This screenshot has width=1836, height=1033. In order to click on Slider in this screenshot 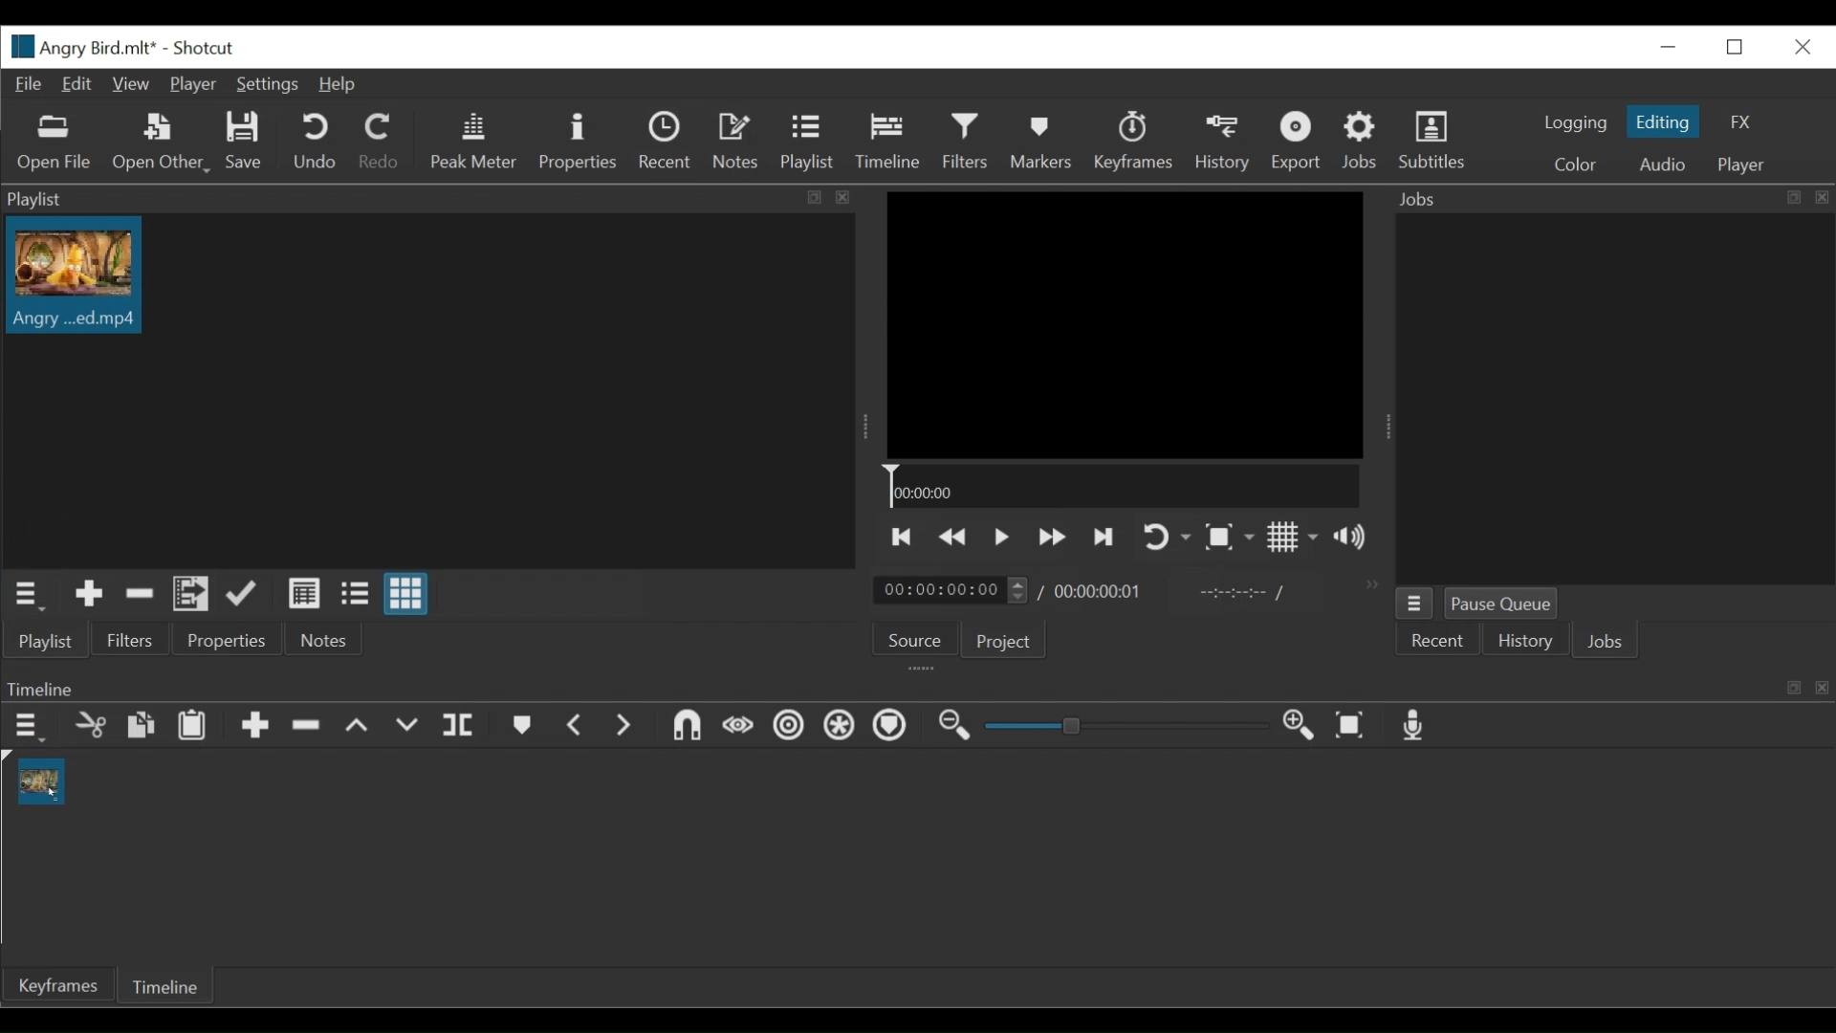, I will do `click(1127, 726)`.